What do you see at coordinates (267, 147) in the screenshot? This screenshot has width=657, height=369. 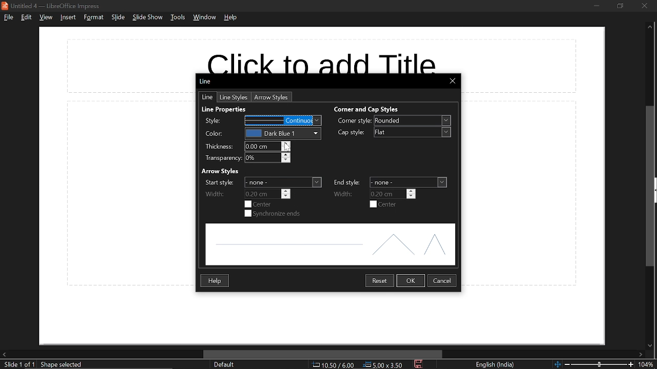 I see `thickness` at bounding box center [267, 147].